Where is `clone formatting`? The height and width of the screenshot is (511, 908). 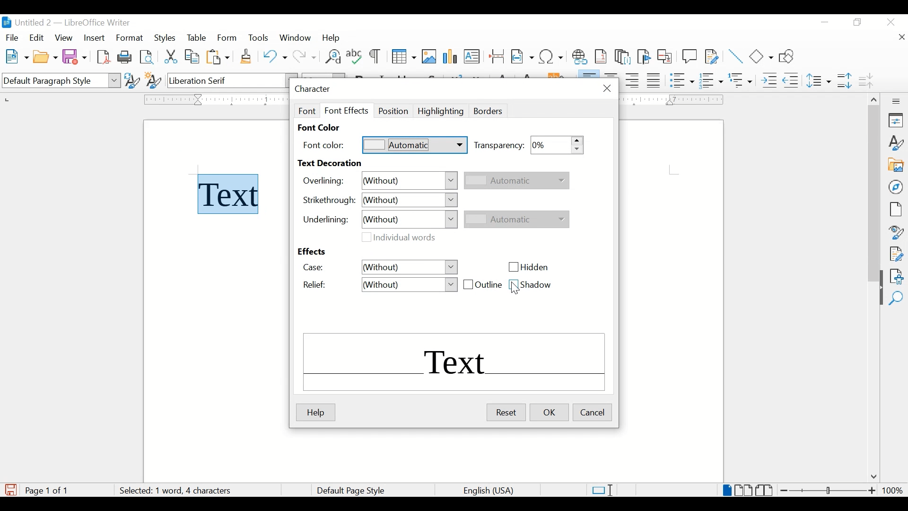
clone formatting is located at coordinates (247, 57).